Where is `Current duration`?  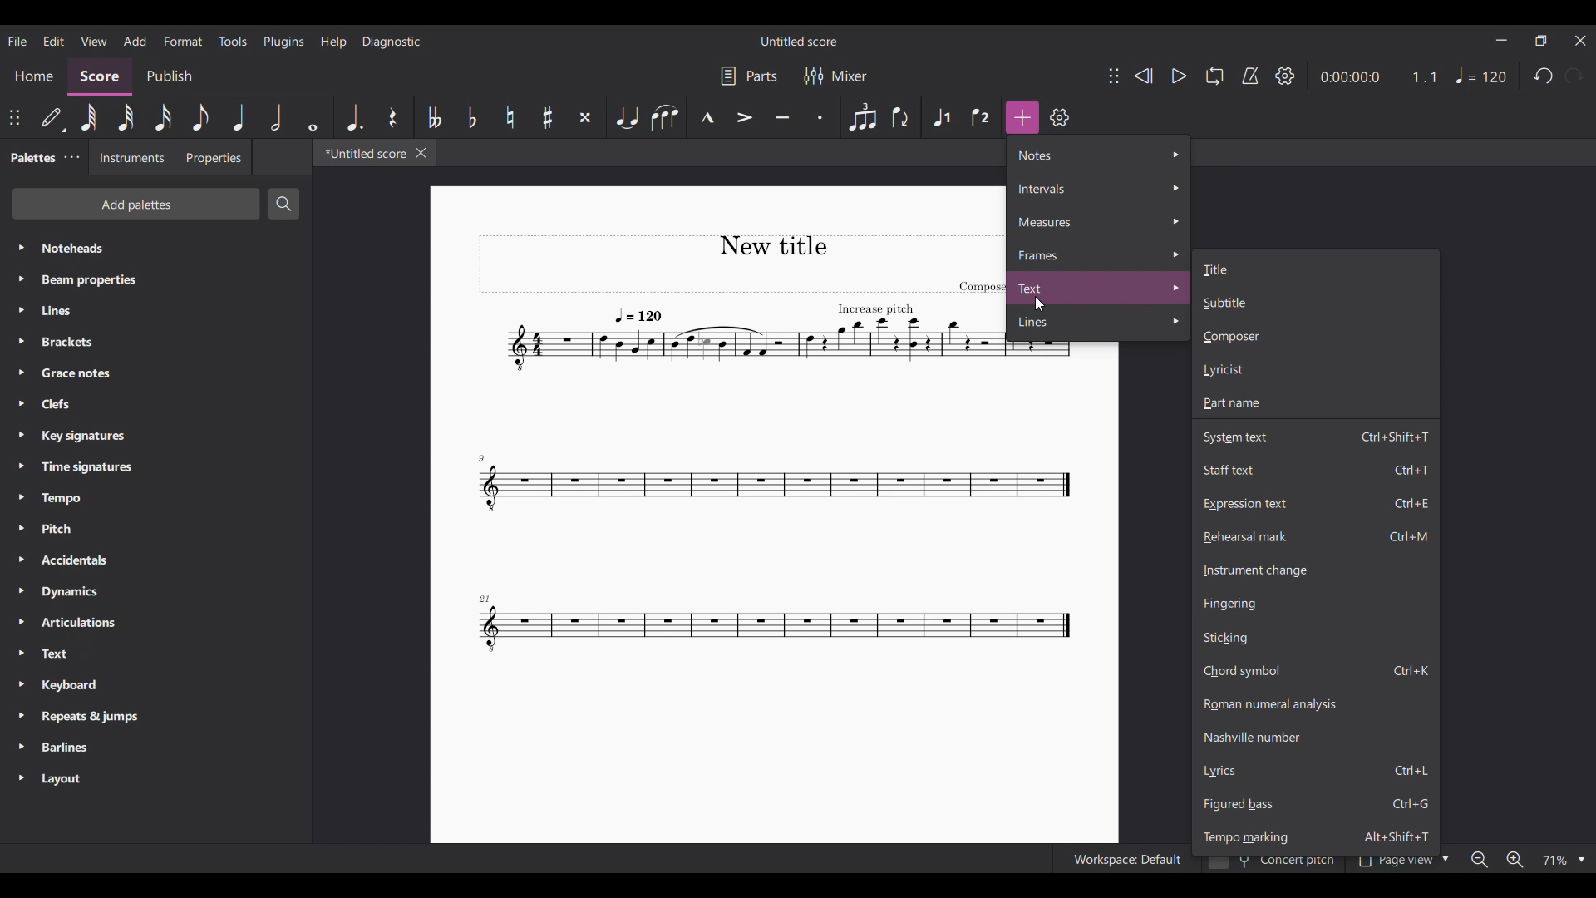
Current duration is located at coordinates (1348, 76).